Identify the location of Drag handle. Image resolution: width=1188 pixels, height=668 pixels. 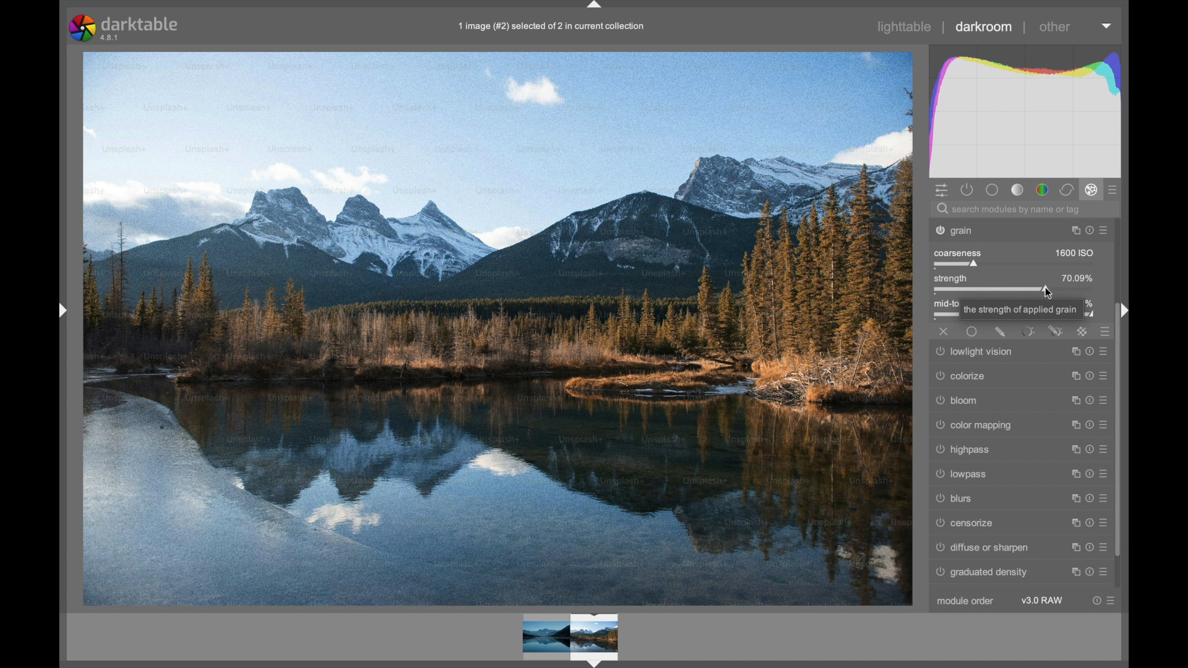
(1126, 310).